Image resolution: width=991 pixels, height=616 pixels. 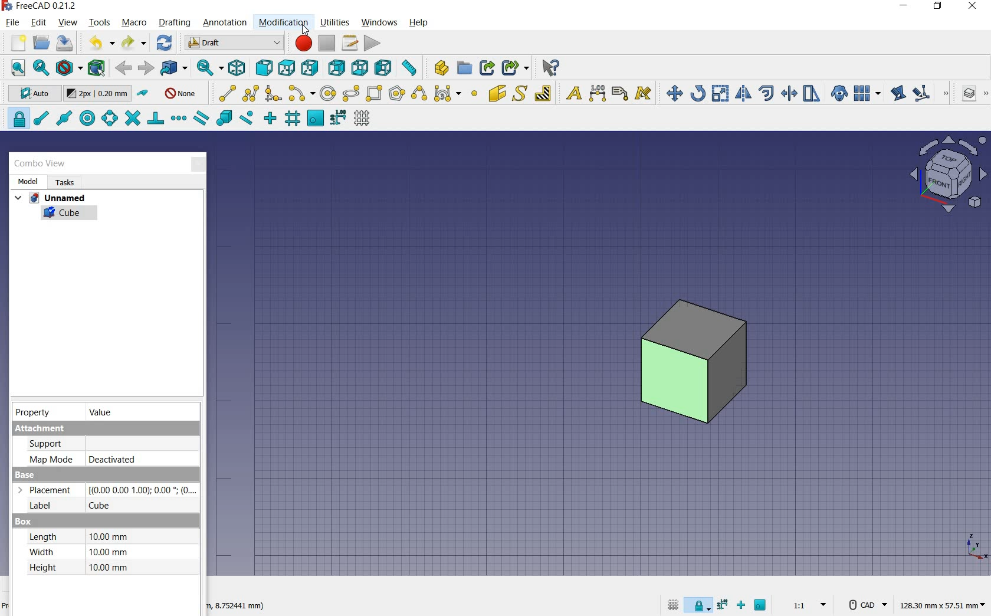 I want to click on fillet, so click(x=273, y=93).